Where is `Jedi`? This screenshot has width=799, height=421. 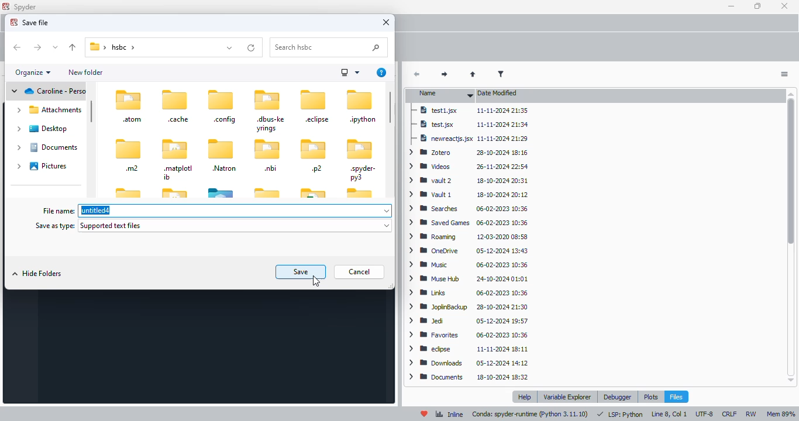 Jedi is located at coordinates (430, 321).